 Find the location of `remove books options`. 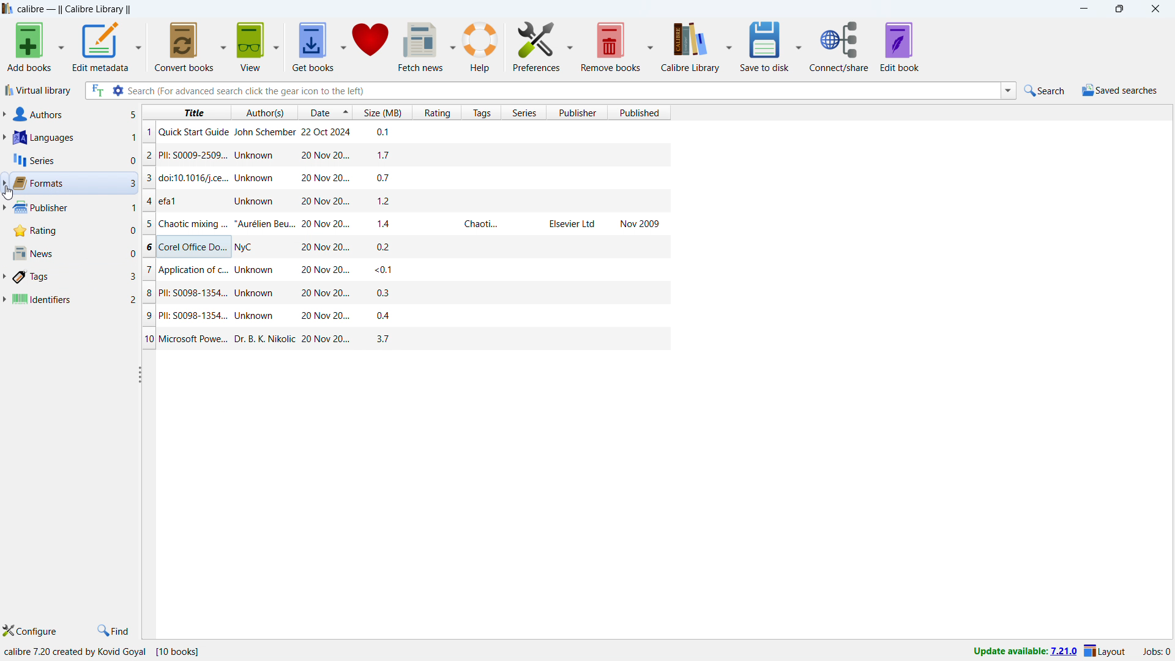

remove books options is located at coordinates (651, 45).